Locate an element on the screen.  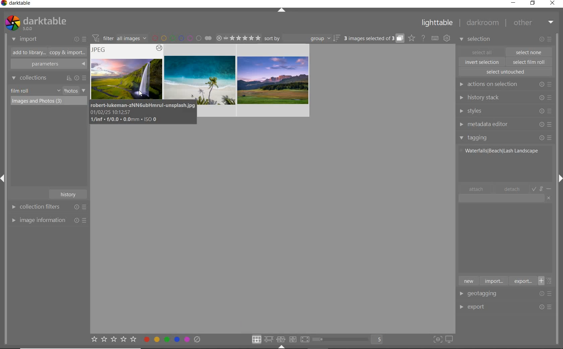
filter by image color label is located at coordinates (182, 38).